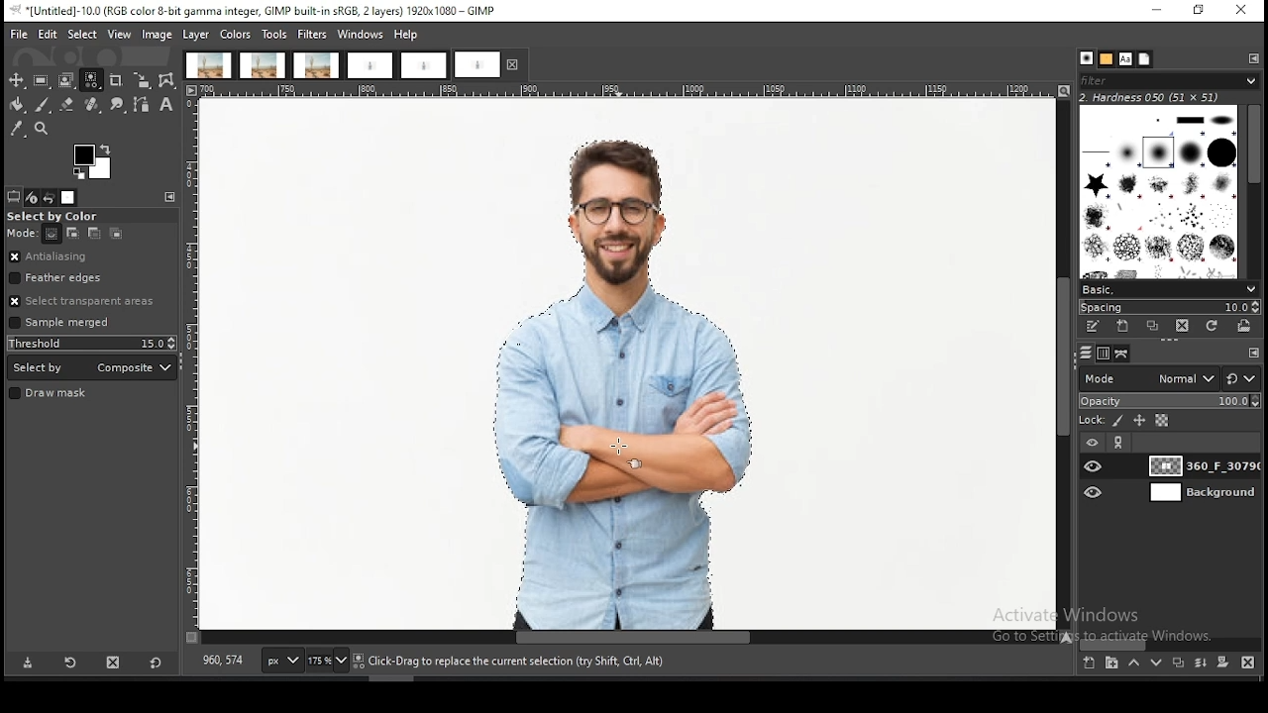 This screenshot has width=1268, height=713. I want to click on subtract from the current selection, so click(93, 234).